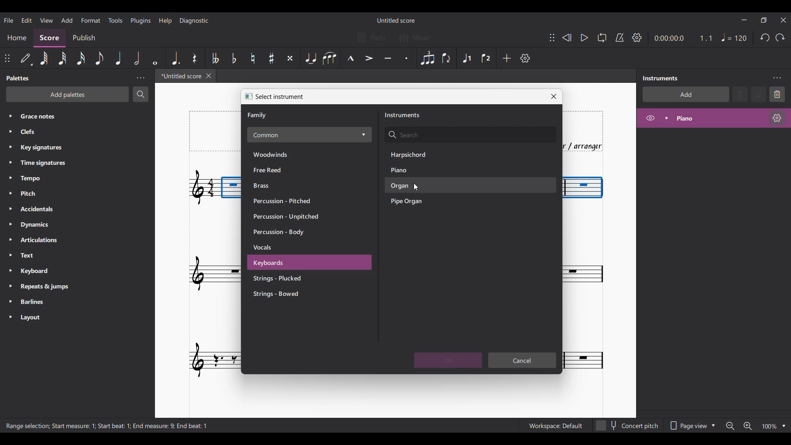 Image resolution: width=791 pixels, height=445 pixels. Describe the element at coordinates (416, 186) in the screenshot. I see `Organ` at that location.